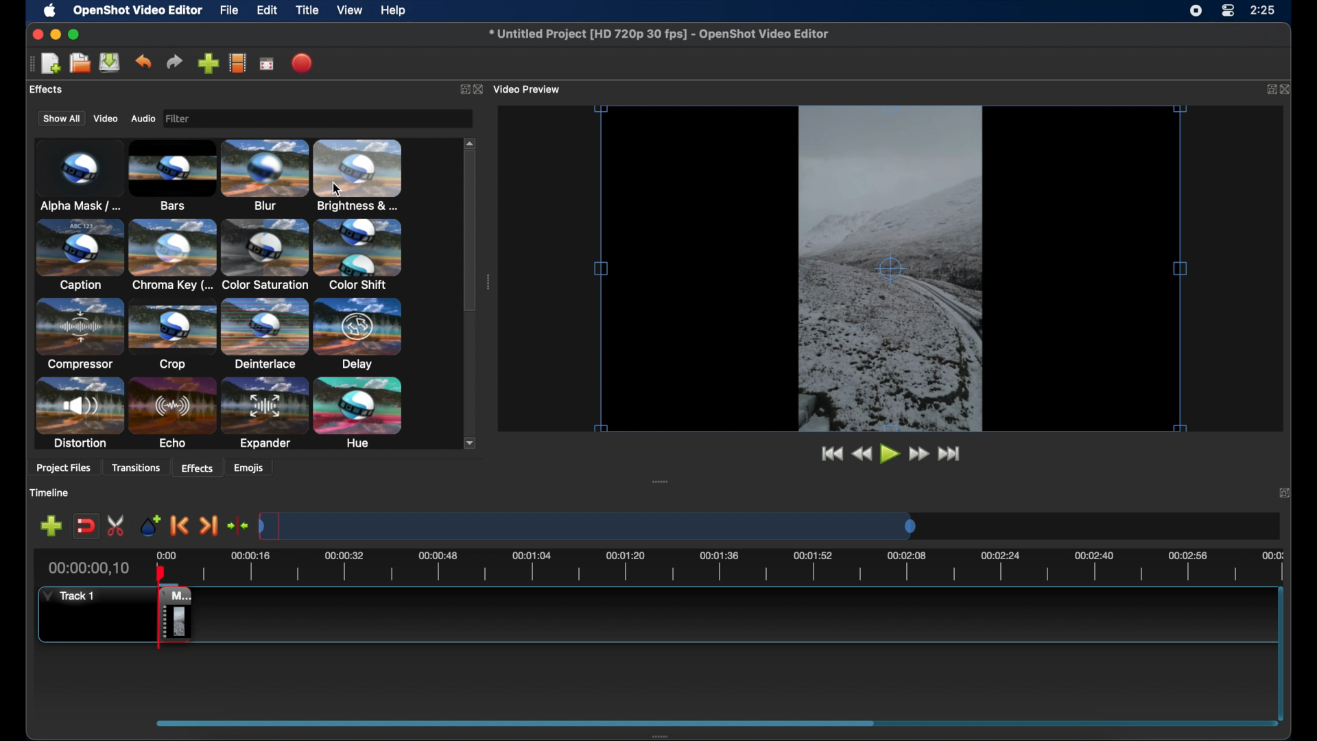 The width and height of the screenshot is (1317, 741). I want to click on image, so click(181, 119).